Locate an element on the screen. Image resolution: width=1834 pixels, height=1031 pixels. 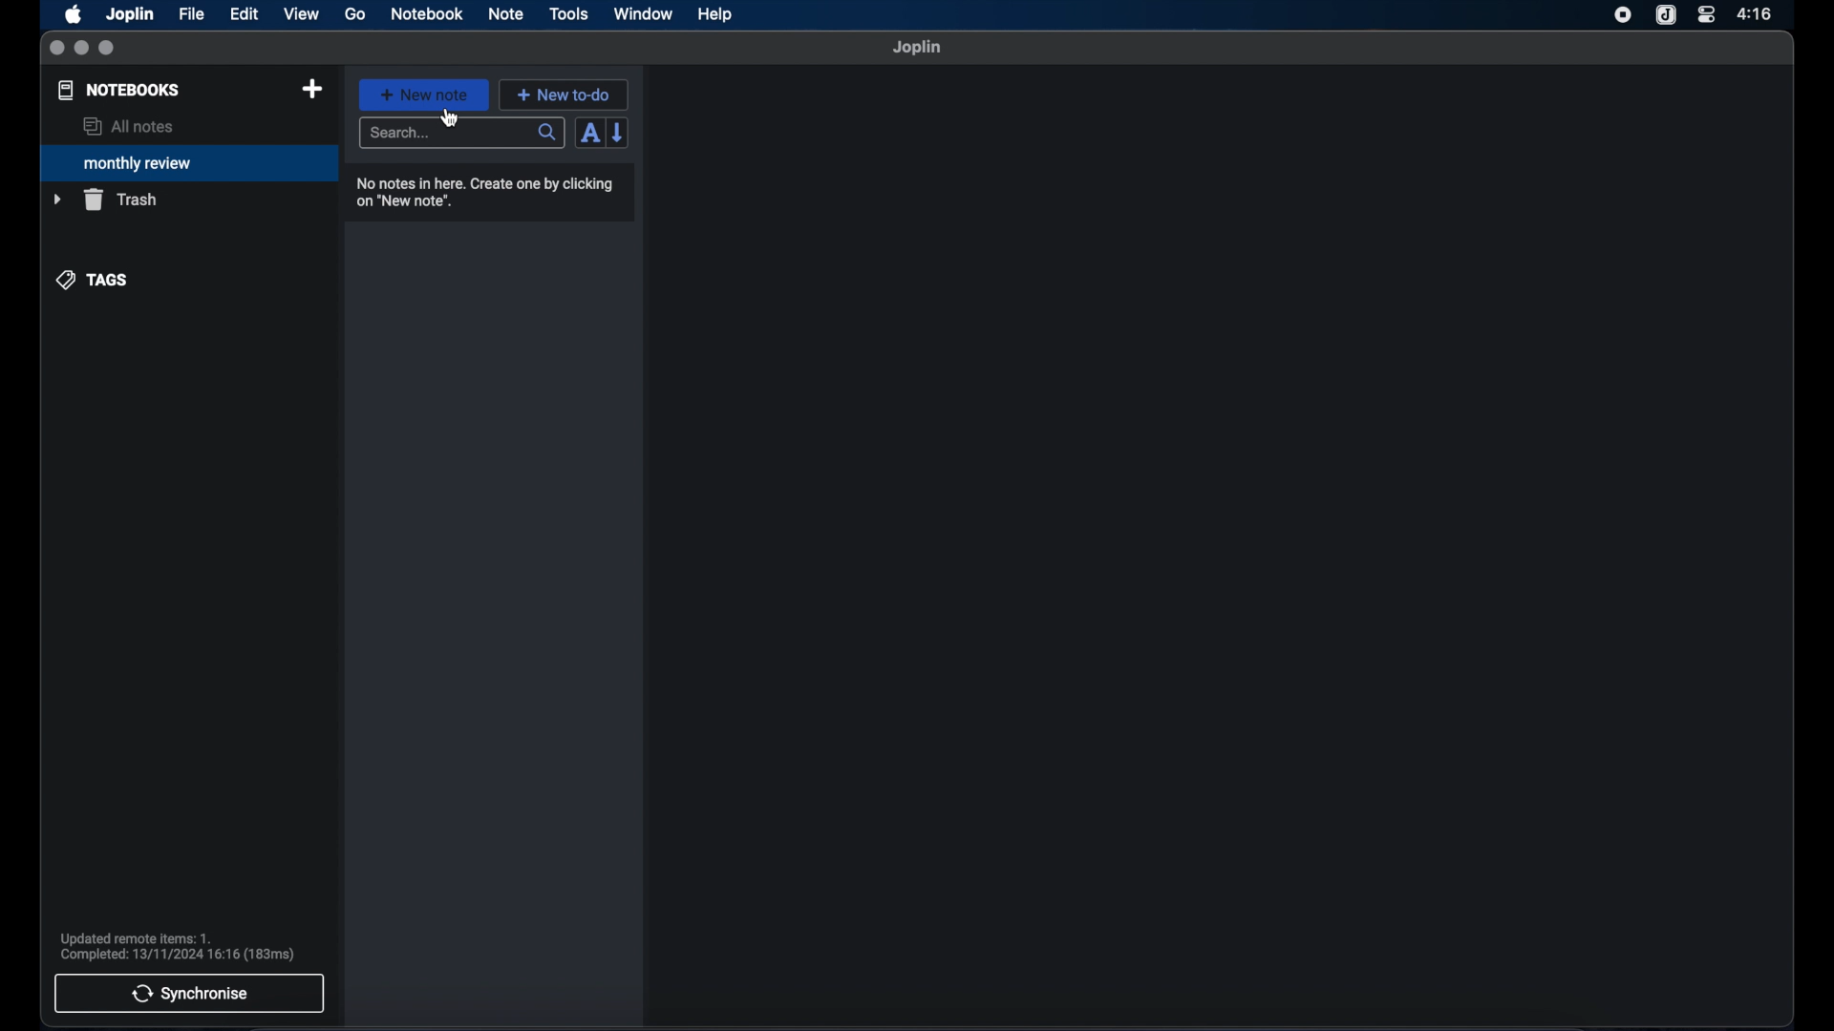
new to-do is located at coordinates (565, 95).